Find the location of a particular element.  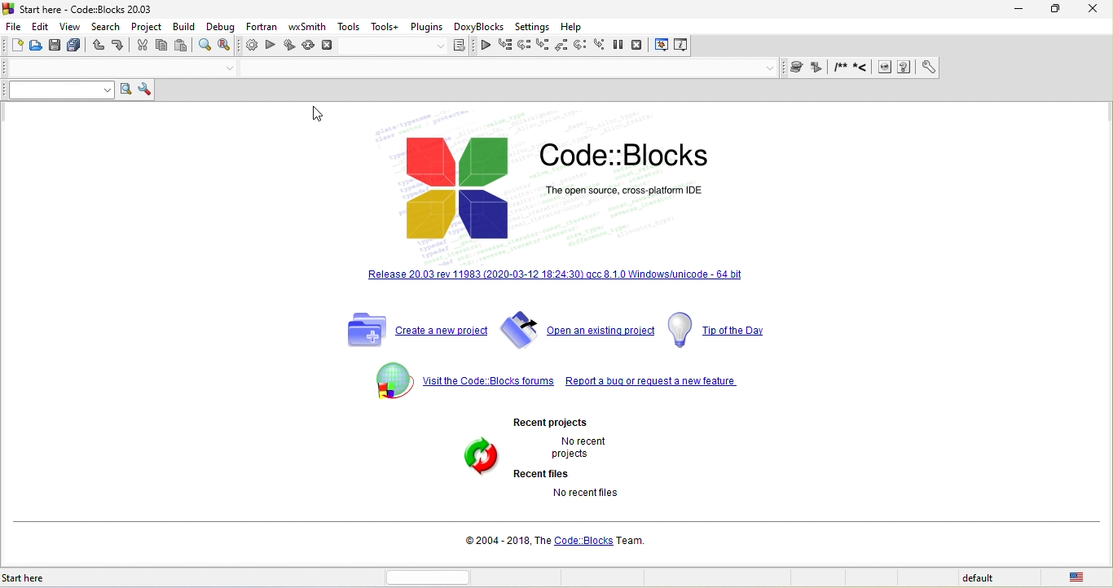

new is located at coordinates (15, 46).